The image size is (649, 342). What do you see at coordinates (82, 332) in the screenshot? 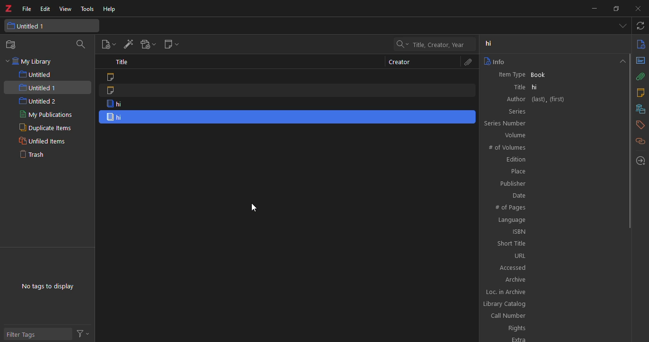
I see `actions` at bounding box center [82, 332].